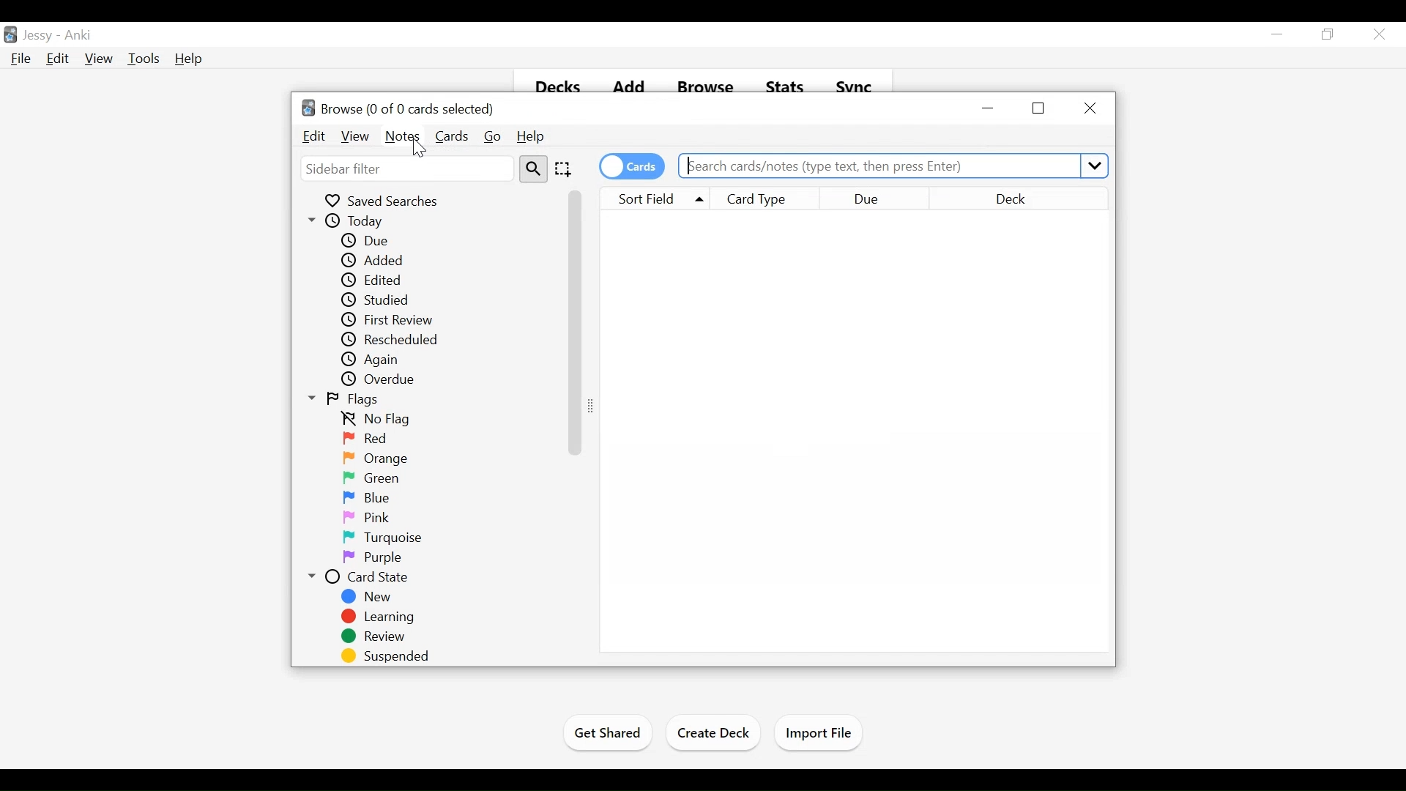  Describe the element at coordinates (385, 320) in the screenshot. I see `First Review` at that location.